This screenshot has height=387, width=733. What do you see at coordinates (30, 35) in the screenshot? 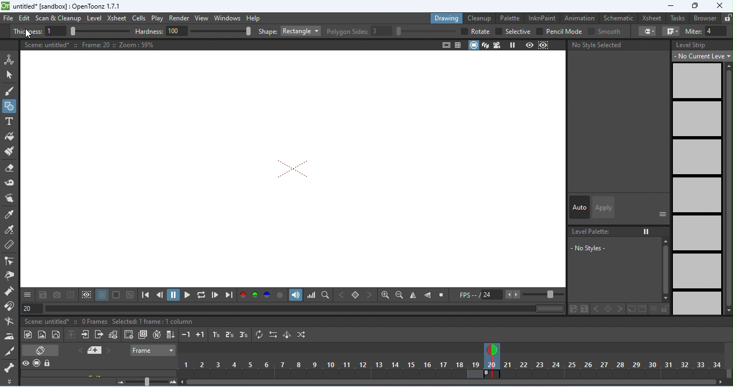
I see `cursor movement` at bounding box center [30, 35].